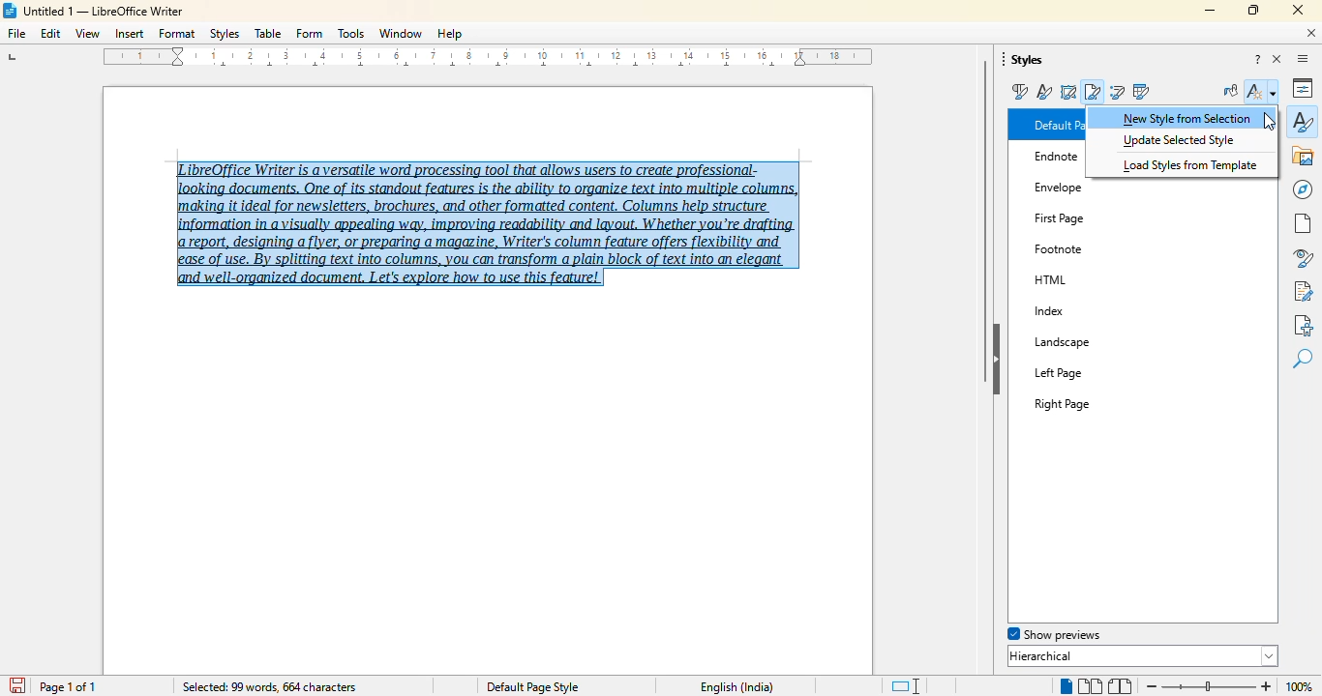 This screenshot has width=1322, height=696. Describe the element at coordinates (1303, 121) in the screenshot. I see `styles` at that location.